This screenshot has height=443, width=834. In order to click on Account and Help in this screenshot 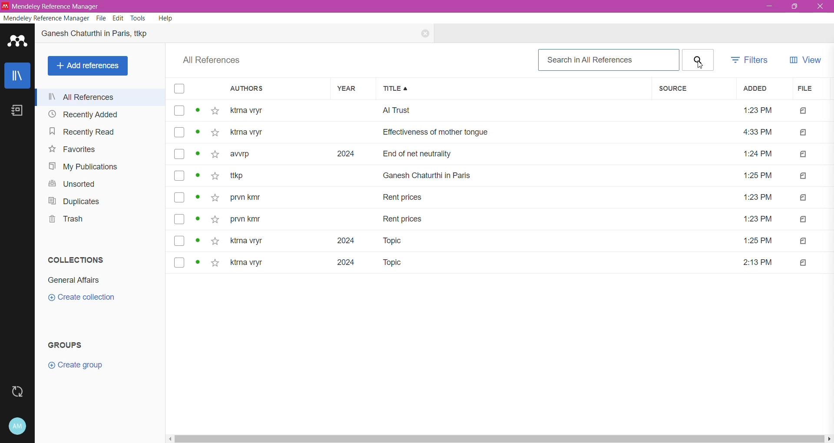, I will do `click(17, 426)`.